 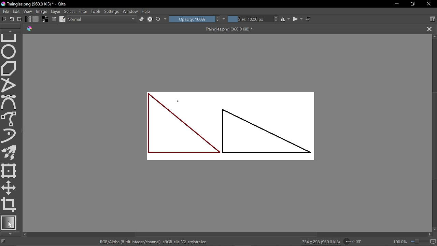 What do you see at coordinates (96, 11) in the screenshot?
I see `Tools` at bounding box center [96, 11].